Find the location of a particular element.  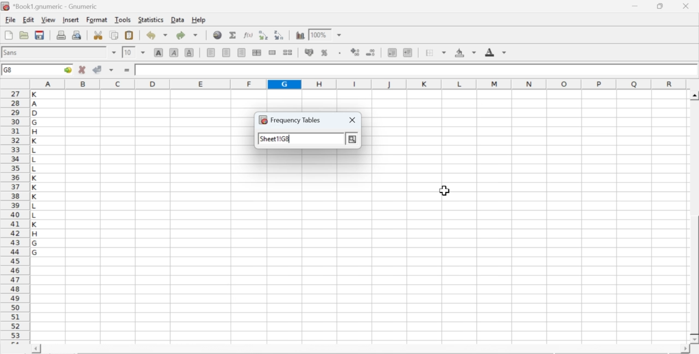

cursor is located at coordinates (443, 190).